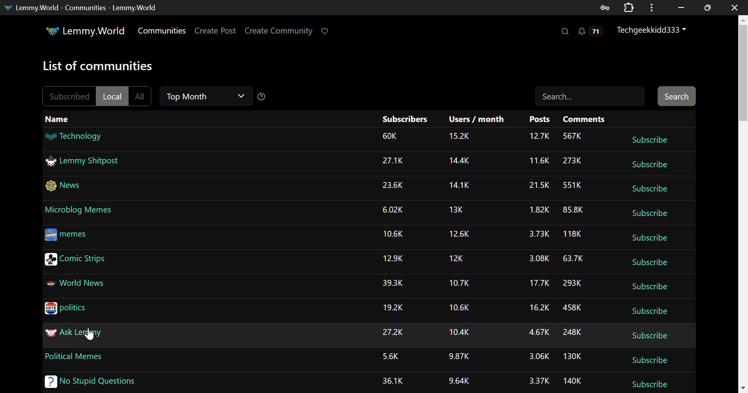  I want to click on Amount, so click(573, 332).